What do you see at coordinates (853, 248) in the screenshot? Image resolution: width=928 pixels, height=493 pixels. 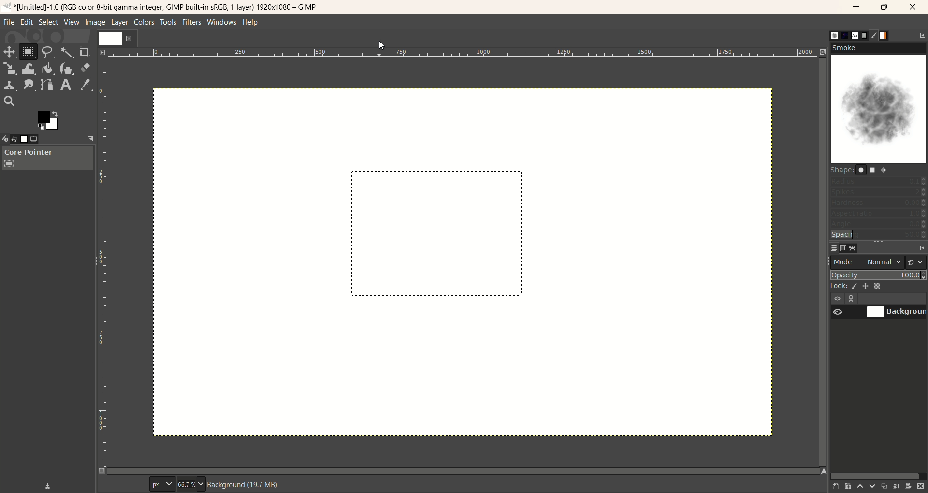 I see `path` at bounding box center [853, 248].